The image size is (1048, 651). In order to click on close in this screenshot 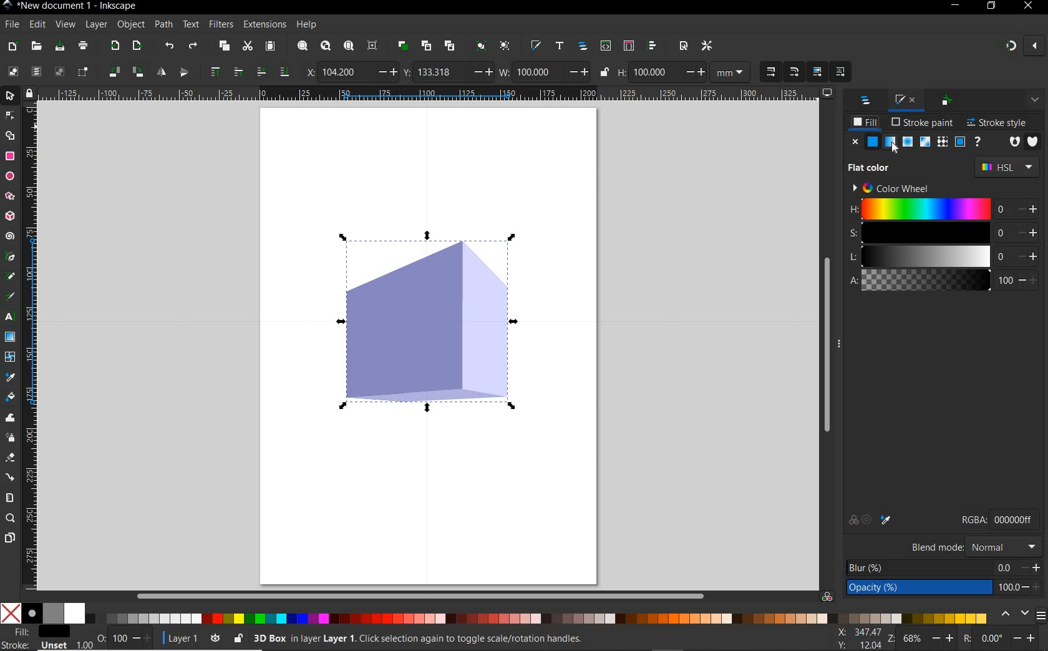, I will do `click(854, 142)`.